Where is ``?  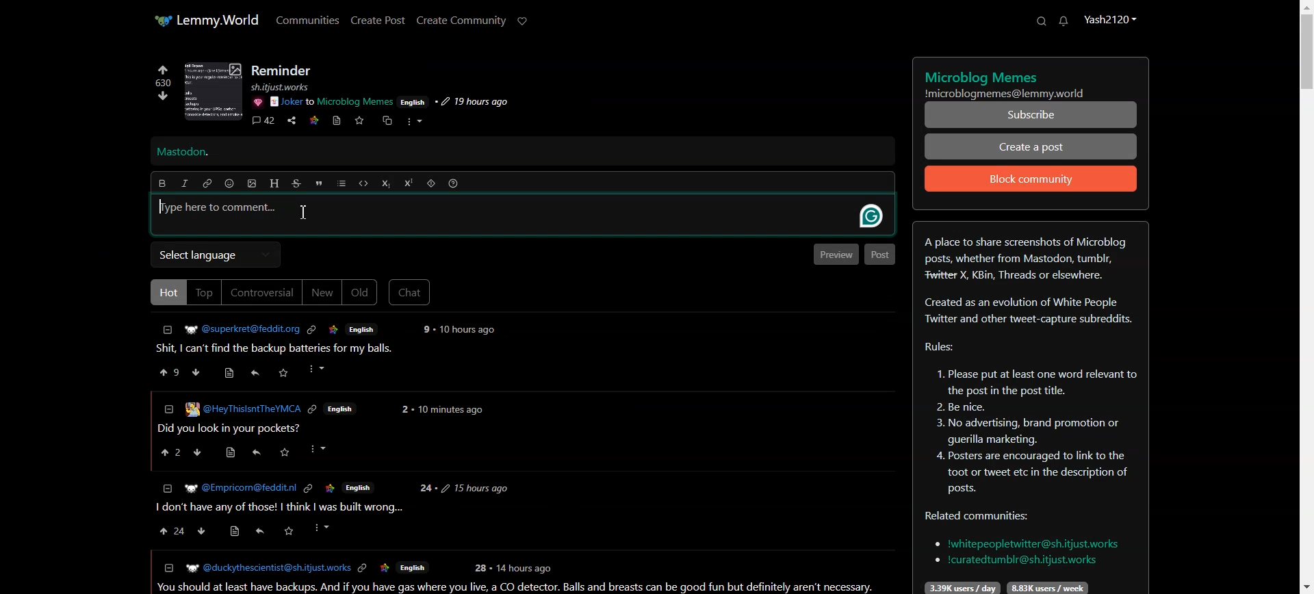  is located at coordinates (288, 87).